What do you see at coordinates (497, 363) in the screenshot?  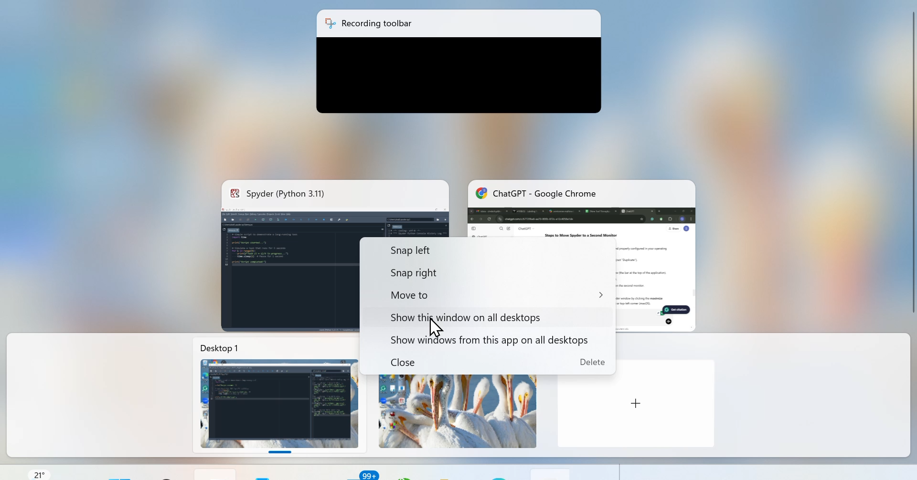 I see `Close` at bounding box center [497, 363].